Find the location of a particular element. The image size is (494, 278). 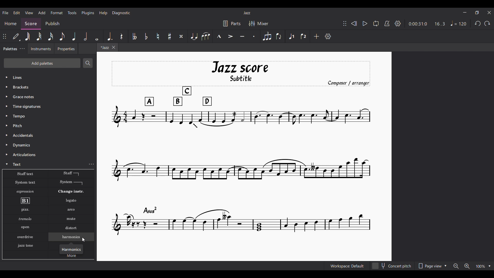

Publish section is located at coordinates (54, 22).